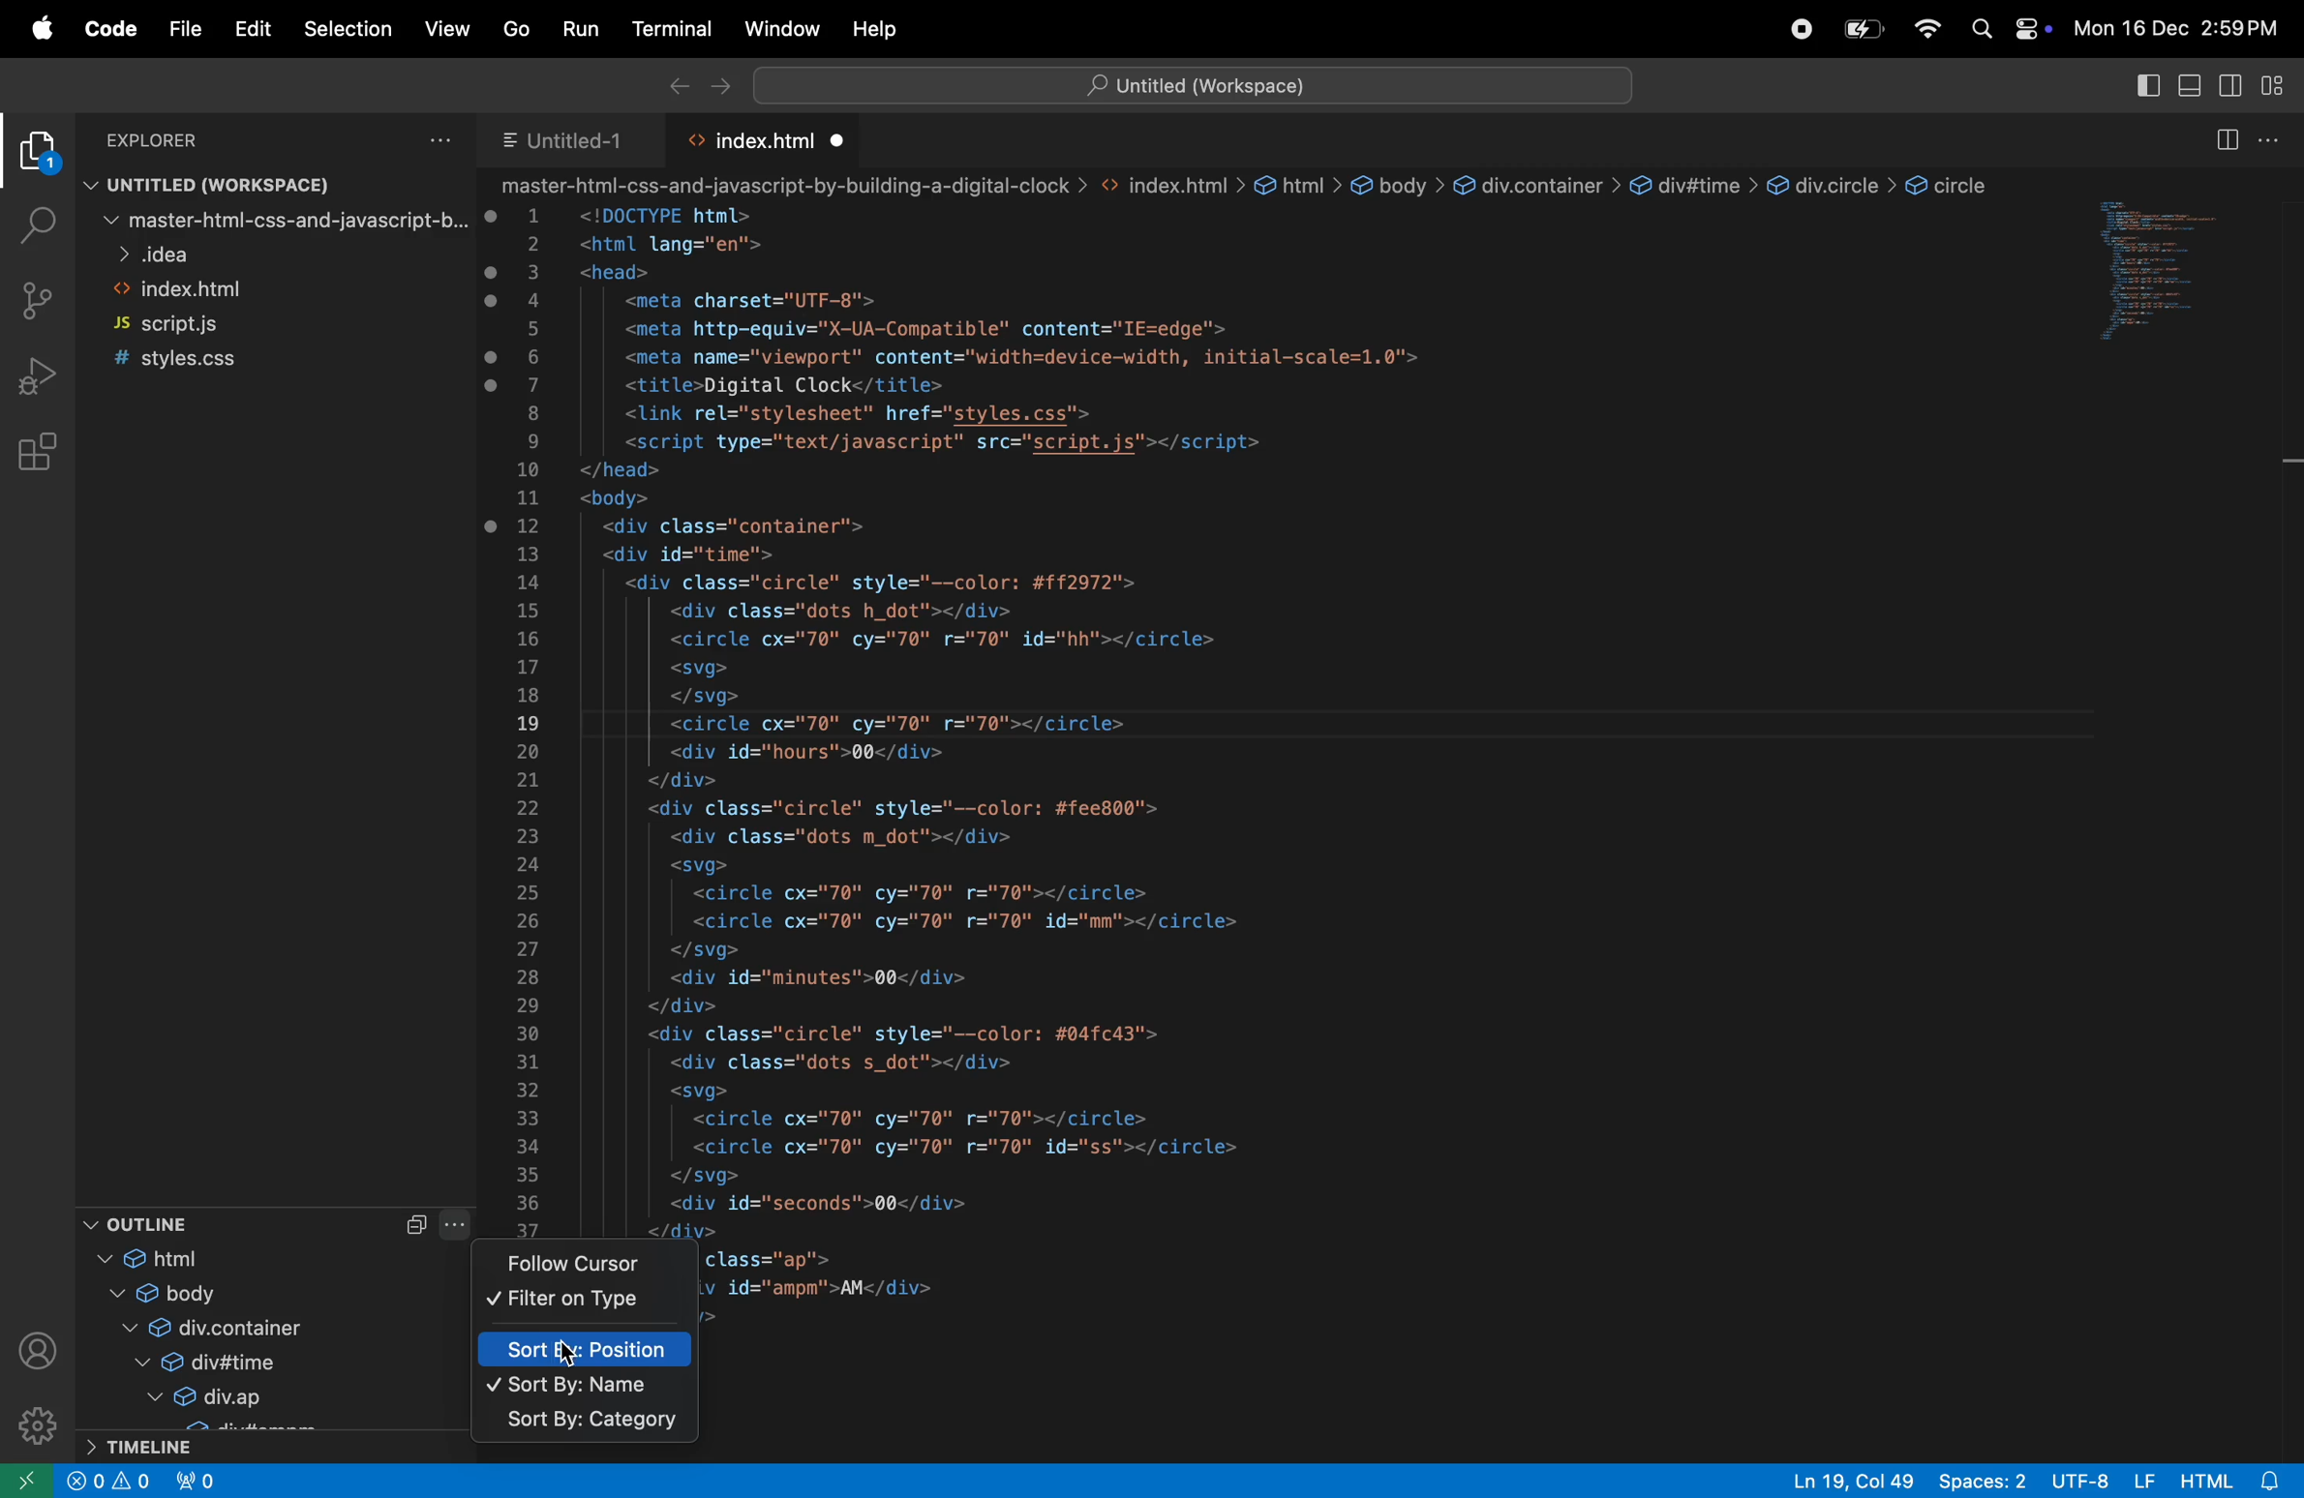 The image size is (2304, 1498). I want to click on unsaved changes made, so click(495, 373).